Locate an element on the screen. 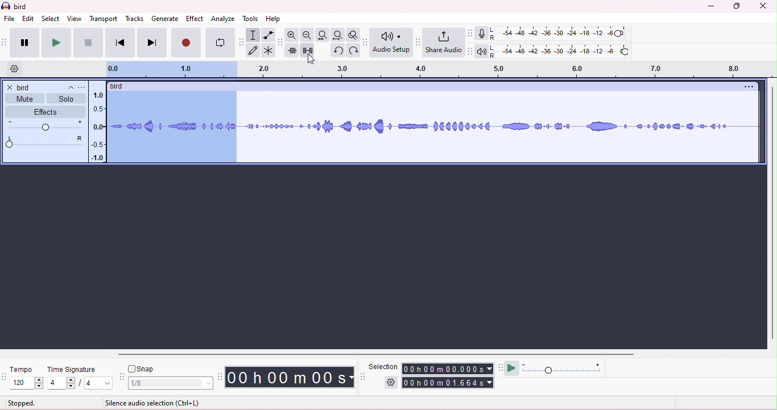  fit selection to width is located at coordinates (323, 35).